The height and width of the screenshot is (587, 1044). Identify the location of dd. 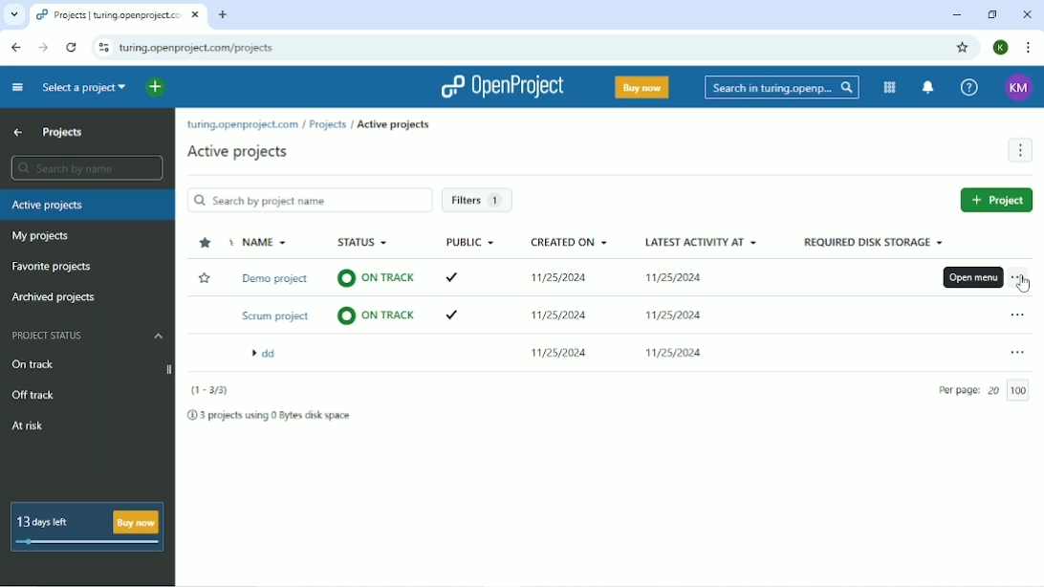
(271, 355).